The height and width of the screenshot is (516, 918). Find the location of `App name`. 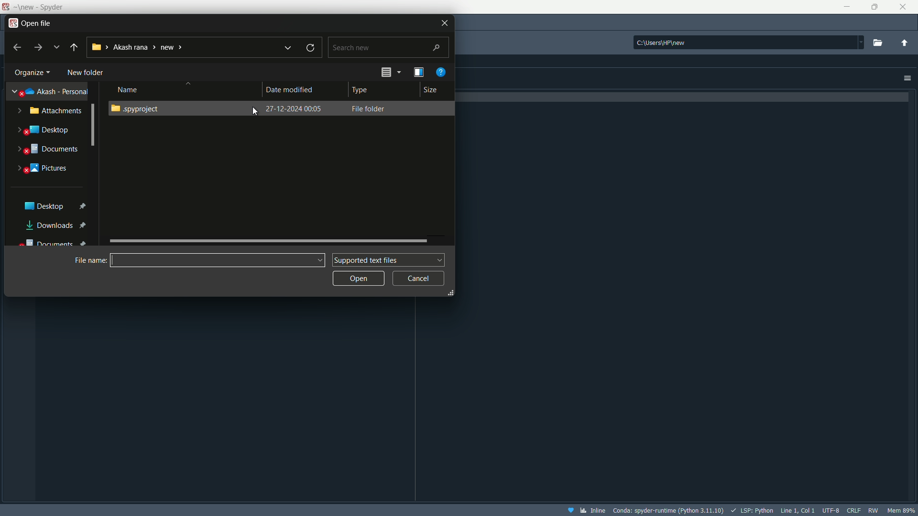

App name is located at coordinates (44, 7).